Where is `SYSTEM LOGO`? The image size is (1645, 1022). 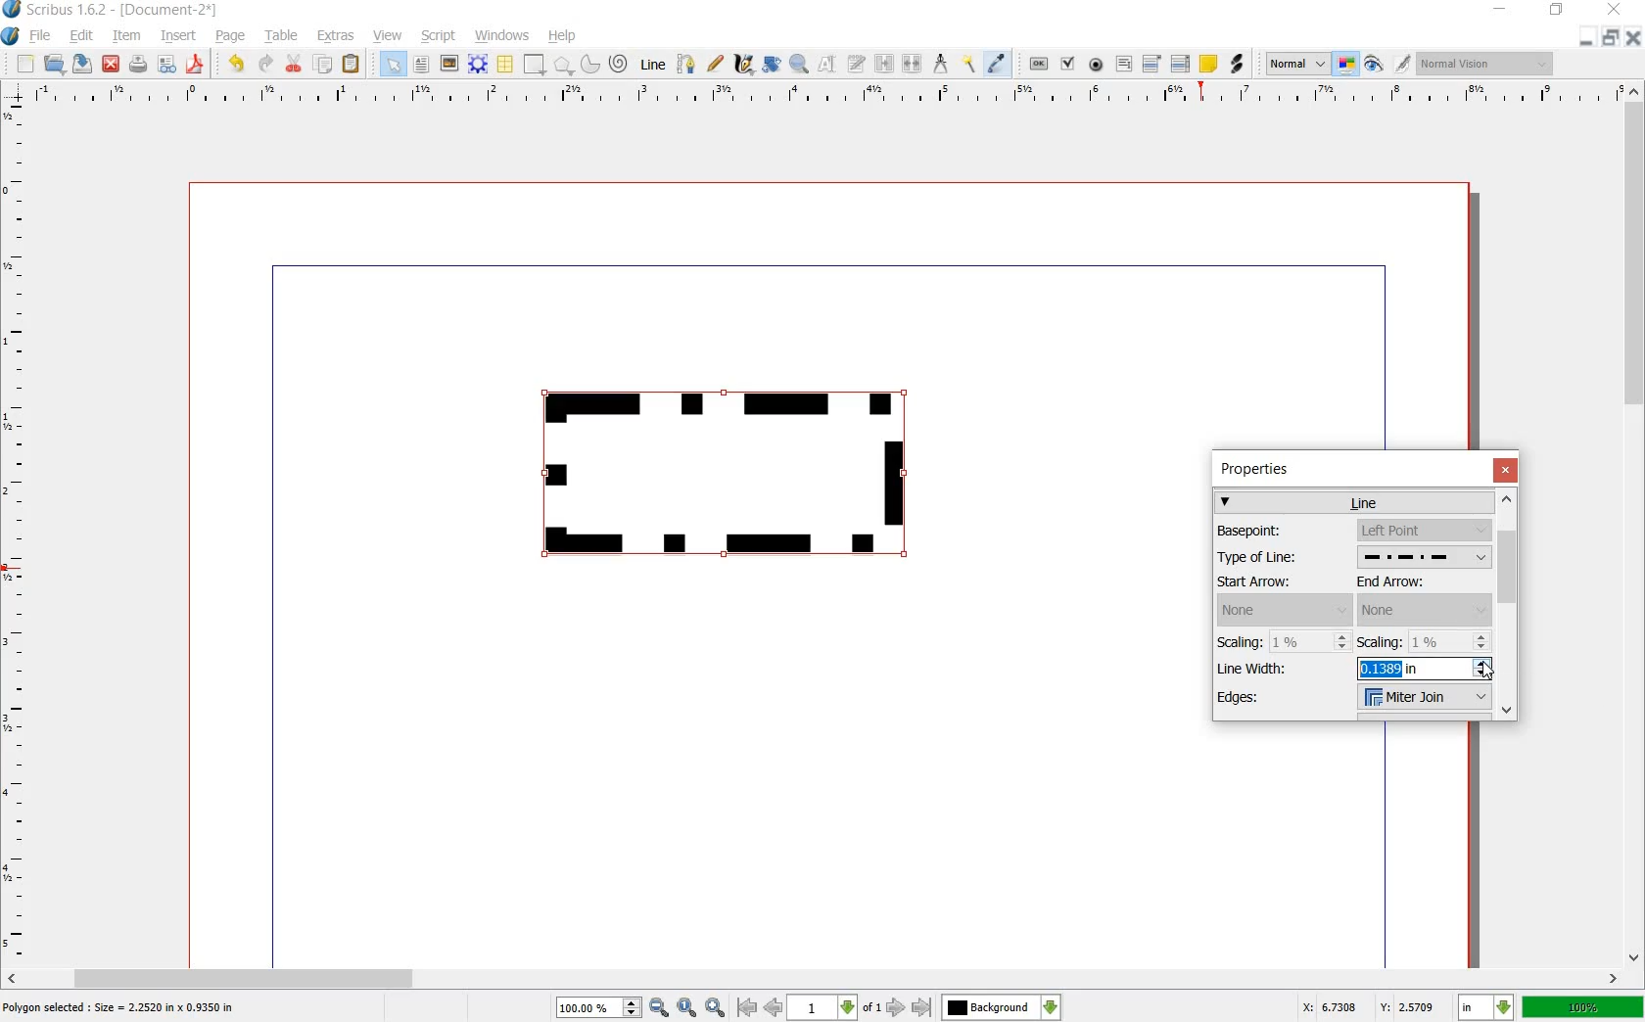
SYSTEM LOGO is located at coordinates (12, 34).